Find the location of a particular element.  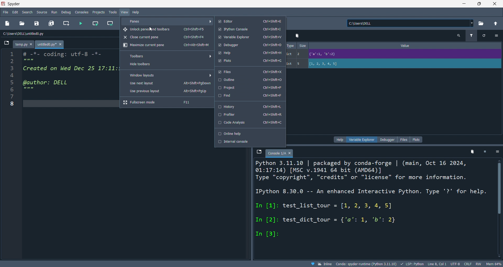

5 is located at coordinates (300, 64).